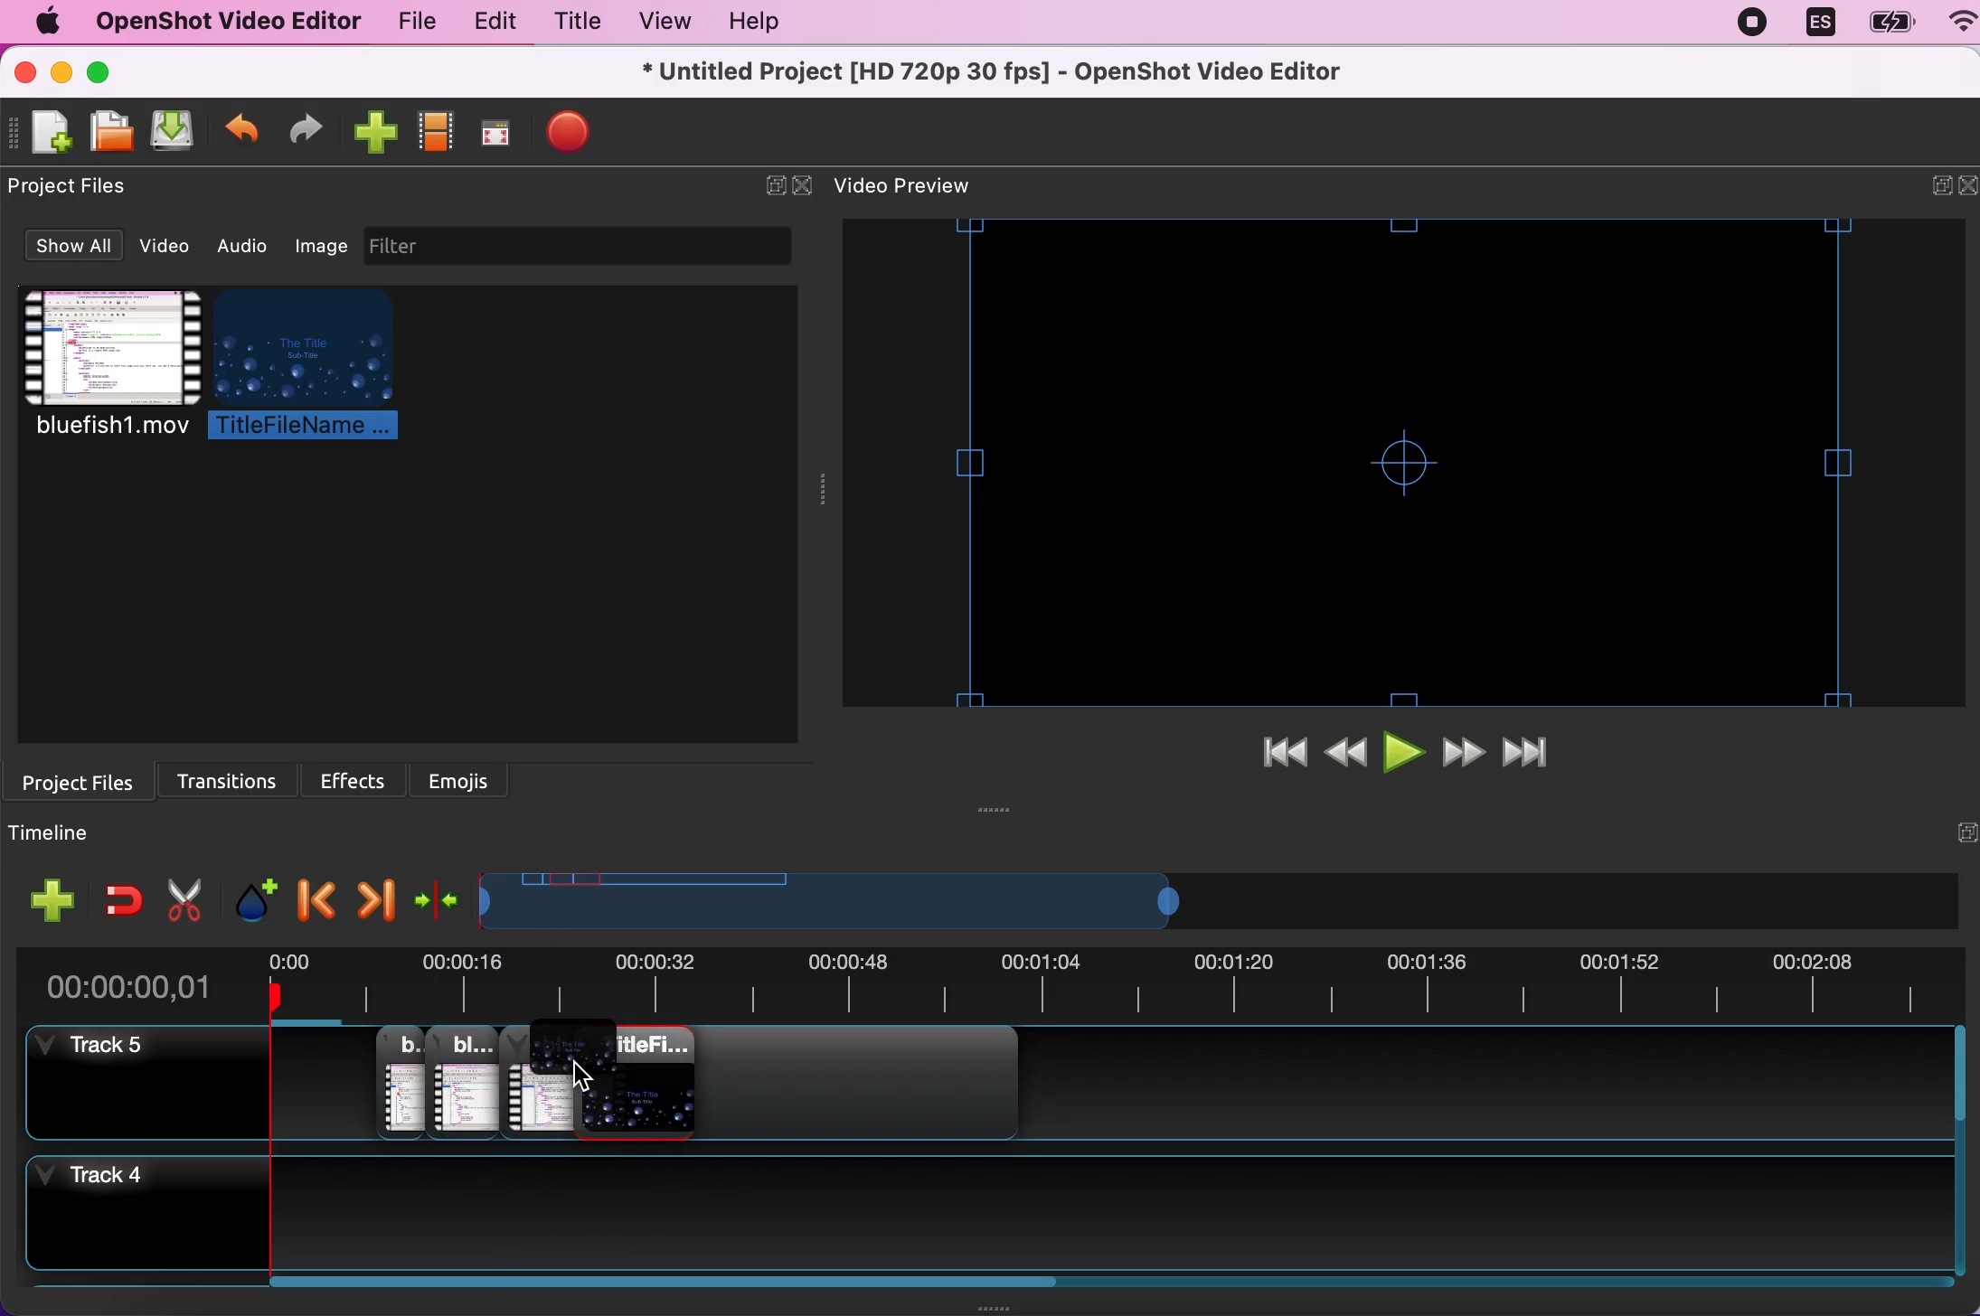 The height and width of the screenshot is (1316, 1980). What do you see at coordinates (54, 900) in the screenshot?
I see `add track` at bounding box center [54, 900].